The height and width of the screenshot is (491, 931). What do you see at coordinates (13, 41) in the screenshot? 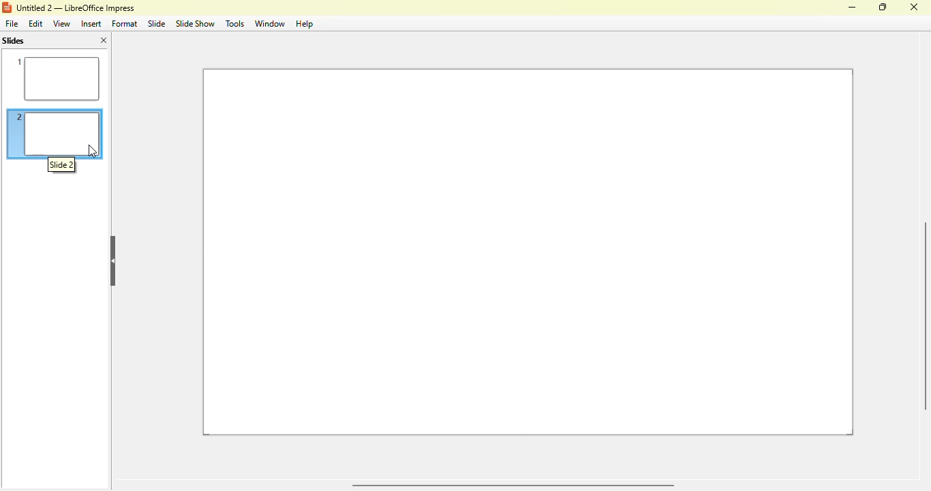
I see `slides` at bounding box center [13, 41].